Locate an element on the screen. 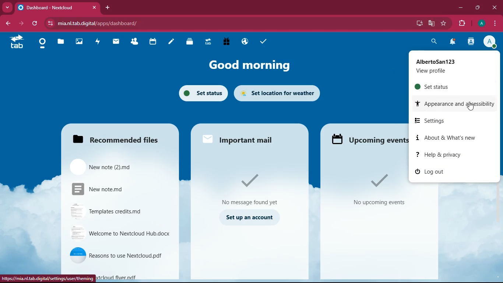  good morning is located at coordinates (255, 66).